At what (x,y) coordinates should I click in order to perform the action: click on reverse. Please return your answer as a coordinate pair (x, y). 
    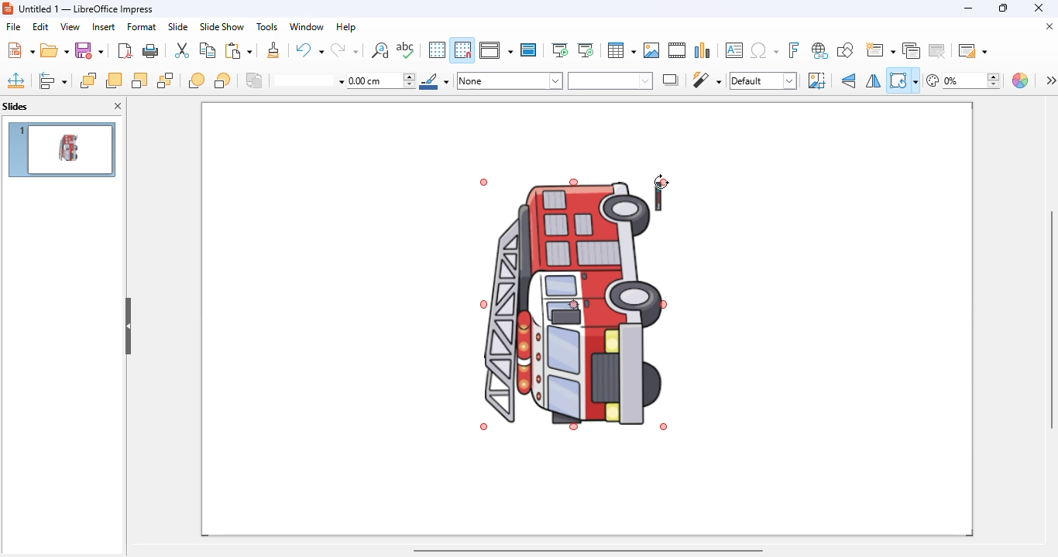
    Looking at the image, I should click on (255, 80).